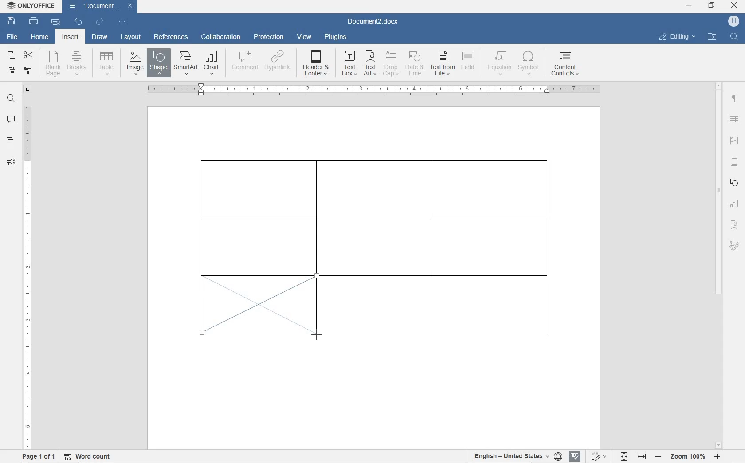 The image size is (745, 463). Describe the element at coordinates (70, 37) in the screenshot. I see `insert` at that location.